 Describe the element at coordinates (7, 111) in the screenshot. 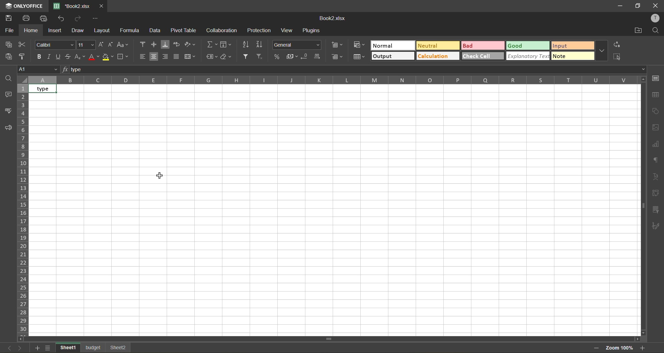

I see `spellcheck` at that location.